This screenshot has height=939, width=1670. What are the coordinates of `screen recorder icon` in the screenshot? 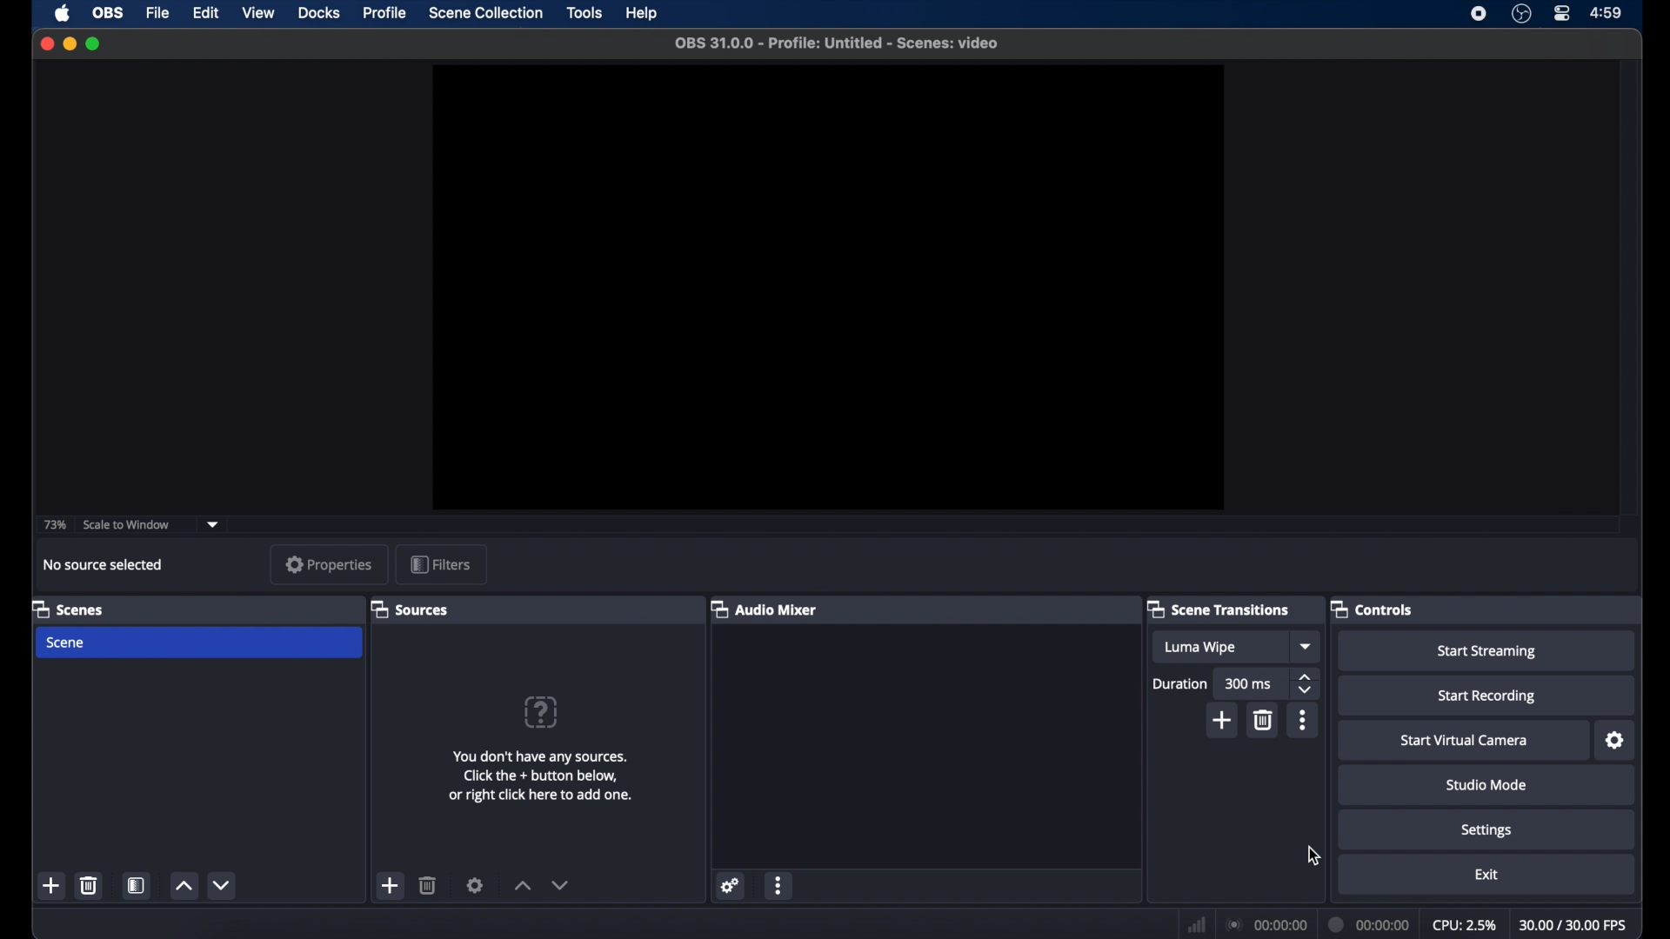 It's located at (1478, 14).